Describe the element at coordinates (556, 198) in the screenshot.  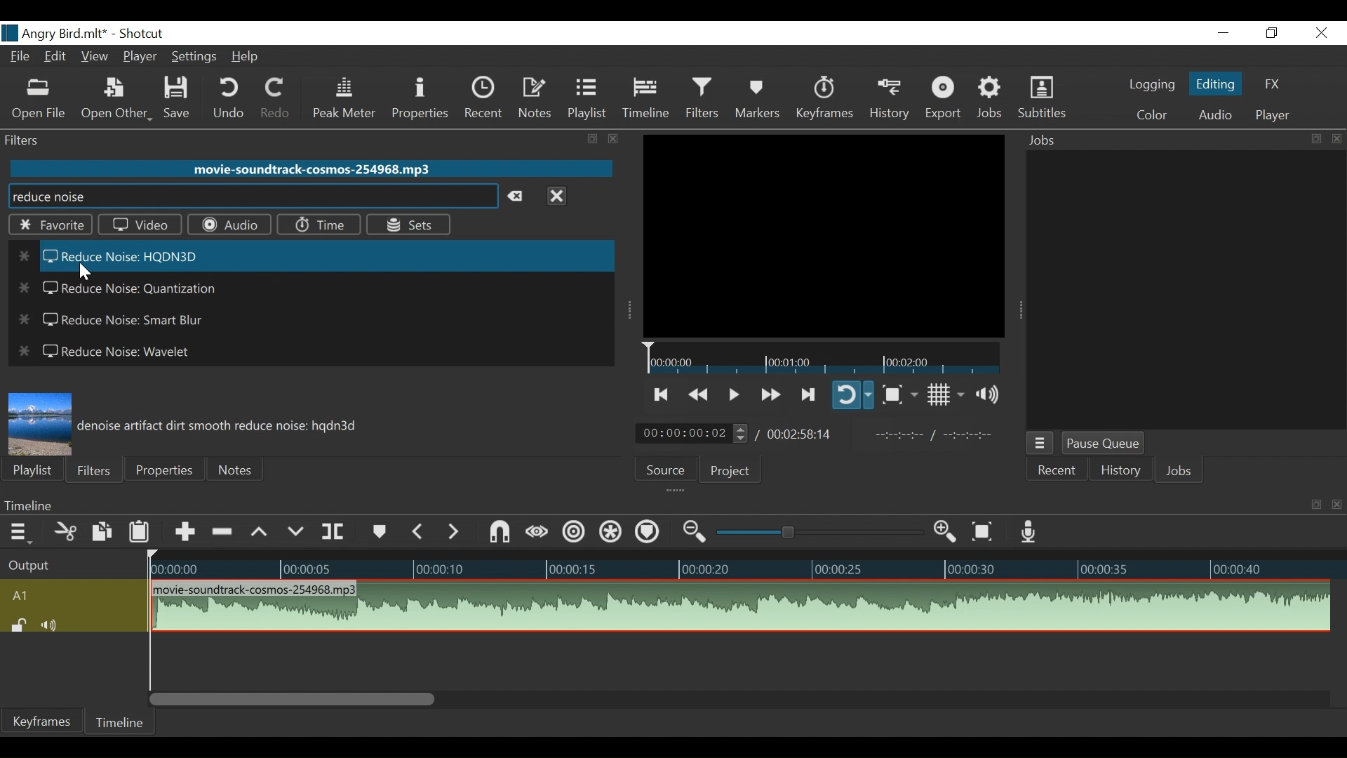
I see `Remove menu` at that location.